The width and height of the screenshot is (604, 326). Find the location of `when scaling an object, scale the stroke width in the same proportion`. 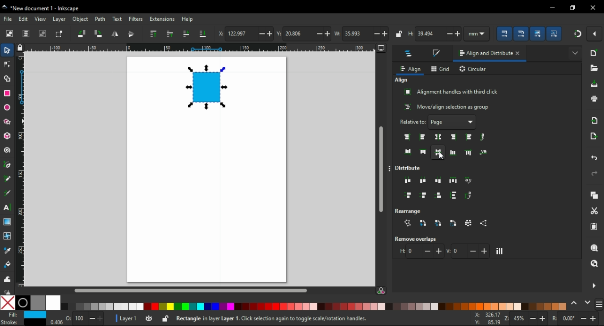

when scaling an object, scale the stroke width in the same proportion is located at coordinates (506, 33).